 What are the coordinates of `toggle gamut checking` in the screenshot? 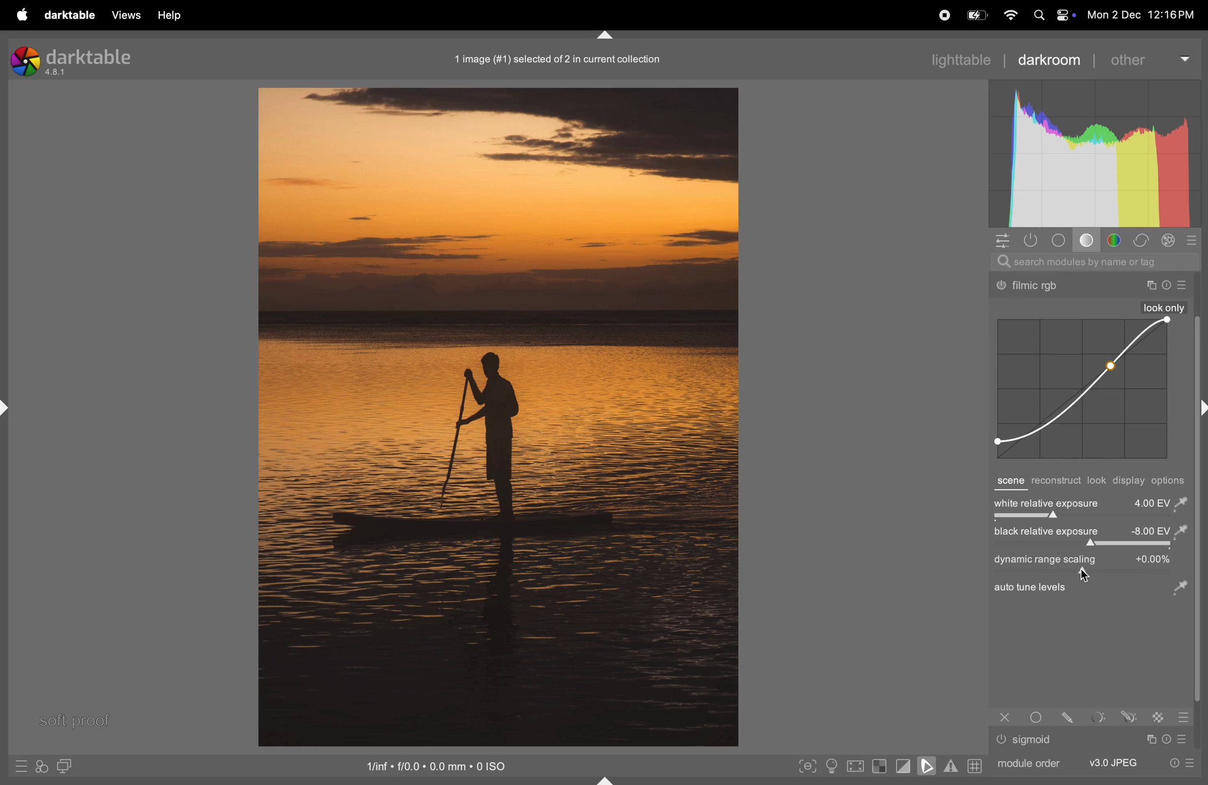 It's located at (951, 766).